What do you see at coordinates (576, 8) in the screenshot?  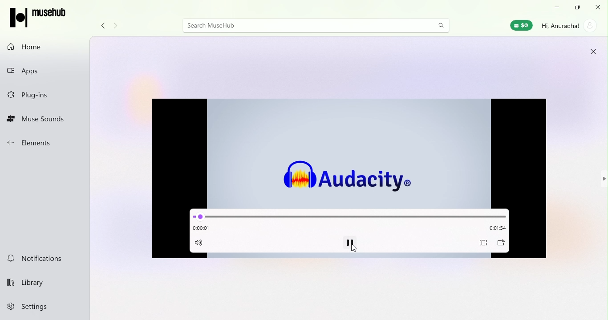 I see `Maximize` at bounding box center [576, 8].